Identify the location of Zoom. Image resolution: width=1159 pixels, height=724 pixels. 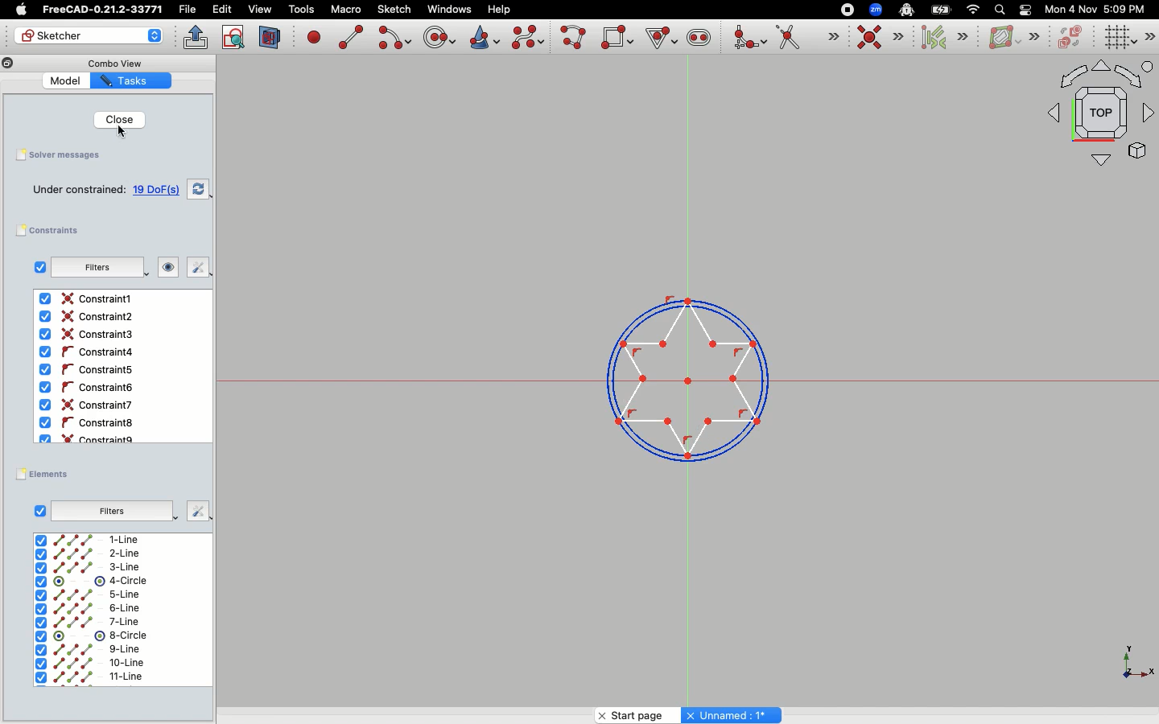
(876, 10).